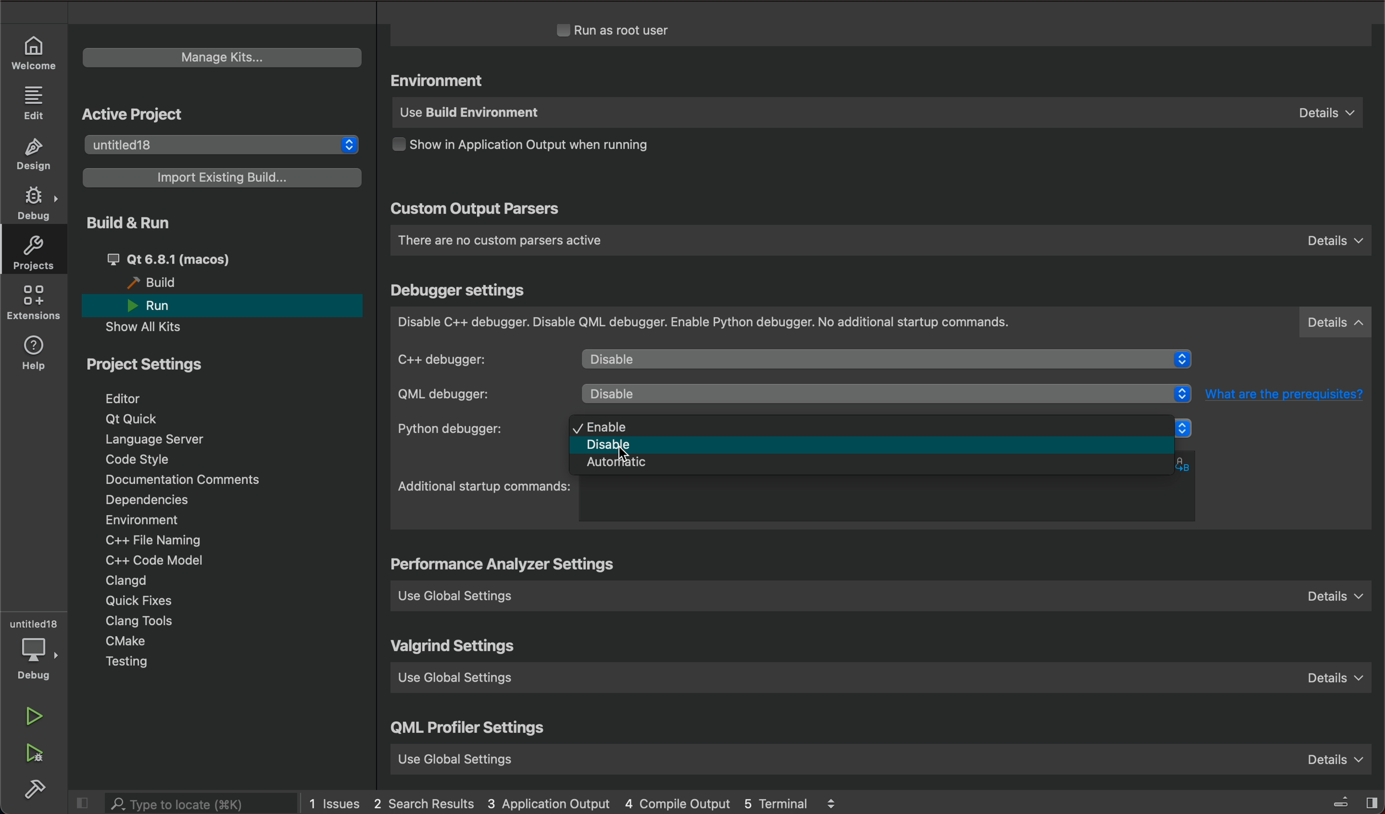 This screenshot has width=1385, height=814. What do you see at coordinates (159, 542) in the screenshot?
I see `file naming` at bounding box center [159, 542].